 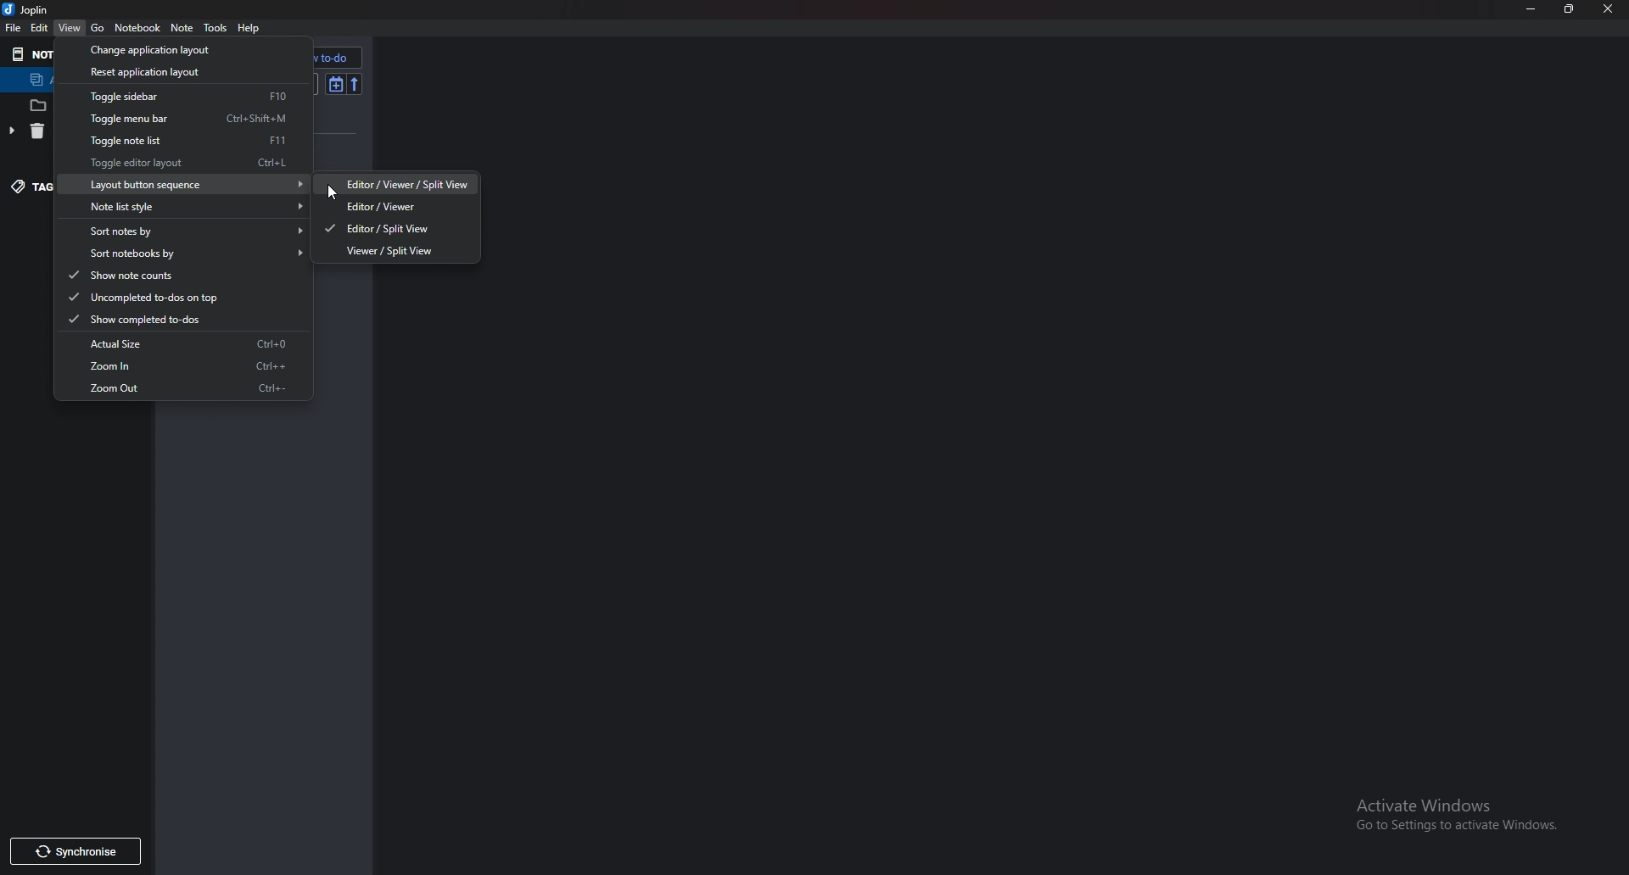 What do you see at coordinates (179, 369) in the screenshot?
I see `Zoom in` at bounding box center [179, 369].